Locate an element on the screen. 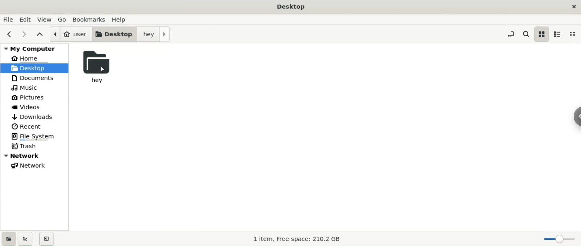 The height and width of the screenshot is (246, 581). show treeview is located at coordinates (25, 239).